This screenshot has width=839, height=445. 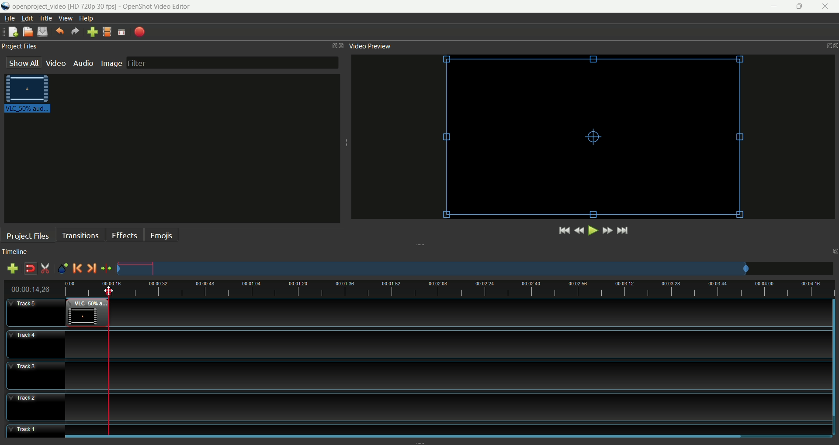 What do you see at coordinates (607, 230) in the screenshot?
I see `fast forward` at bounding box center [607, 230].